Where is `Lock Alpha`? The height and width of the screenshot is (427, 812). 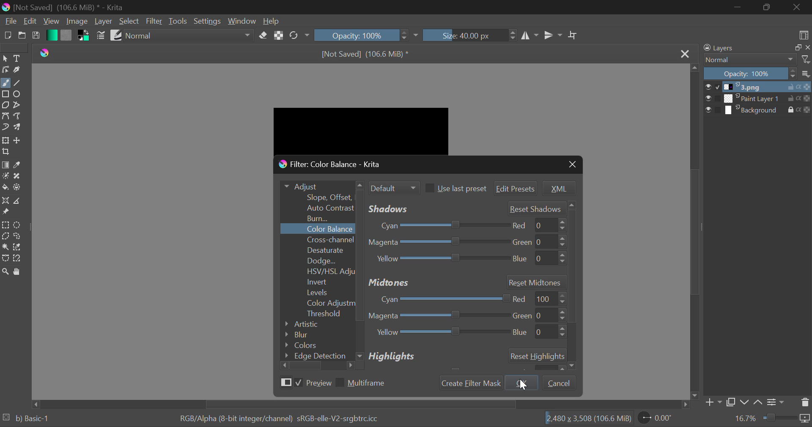
Lock Alpha is located at coordinates (279, 36).